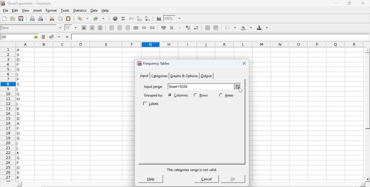 Image resolution: width=370 pixels, height=187 pixels. I want to click on columns, so click(182, 95).